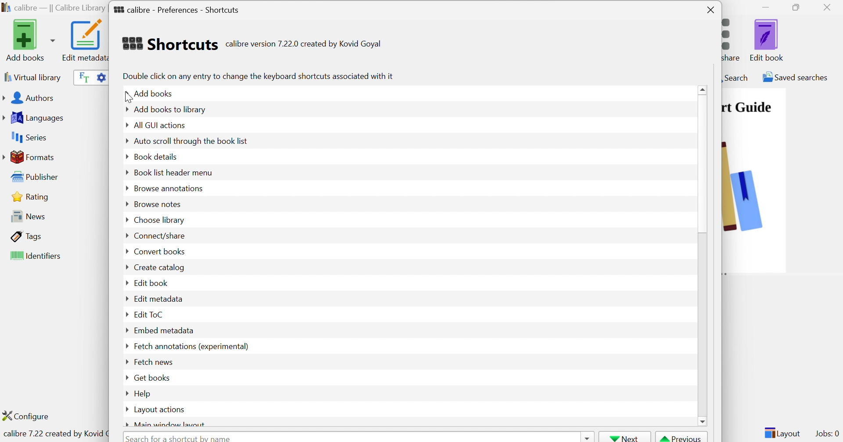 This screenshot has height=442, width=843. Describe the element at coordinates (144, 393) in the screenshot. I see `Help` at that location.